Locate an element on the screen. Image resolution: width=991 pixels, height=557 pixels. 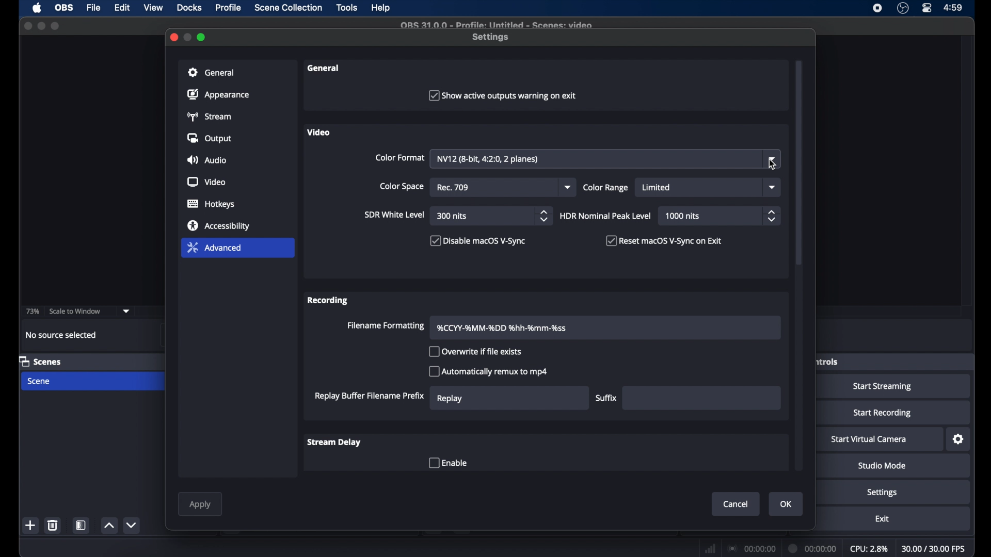
decrement is located at coordinates (132, 525).